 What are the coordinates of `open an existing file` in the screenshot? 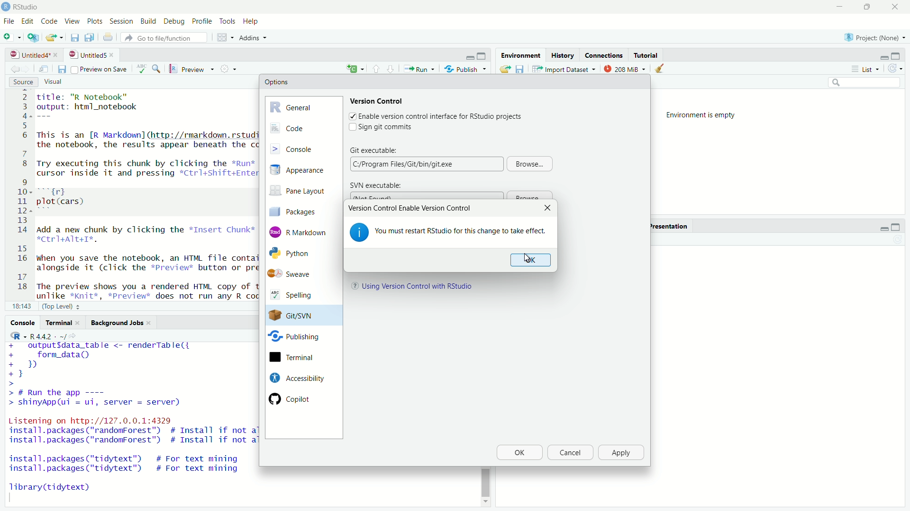 It's located at (55, 37).